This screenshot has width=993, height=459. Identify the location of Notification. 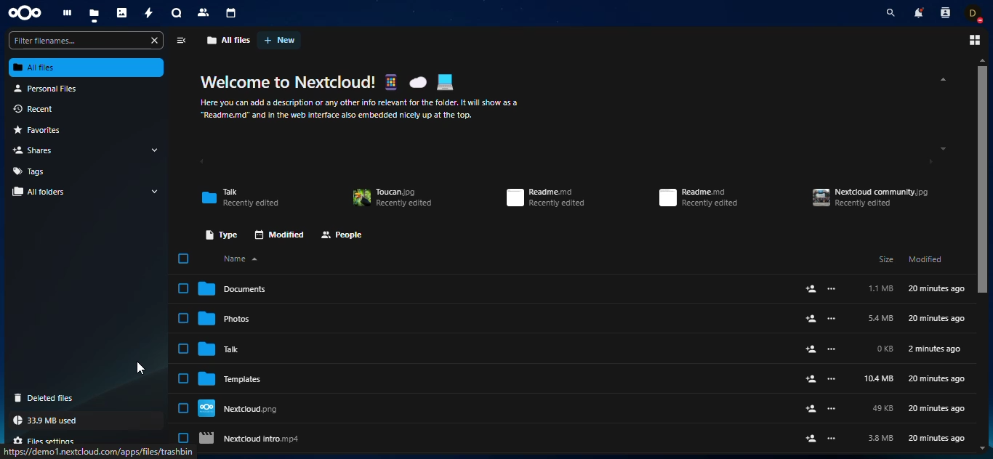
(921, 13).